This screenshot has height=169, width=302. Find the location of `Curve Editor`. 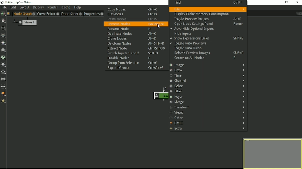

Curve Editor is located at coordinates (46, 13).